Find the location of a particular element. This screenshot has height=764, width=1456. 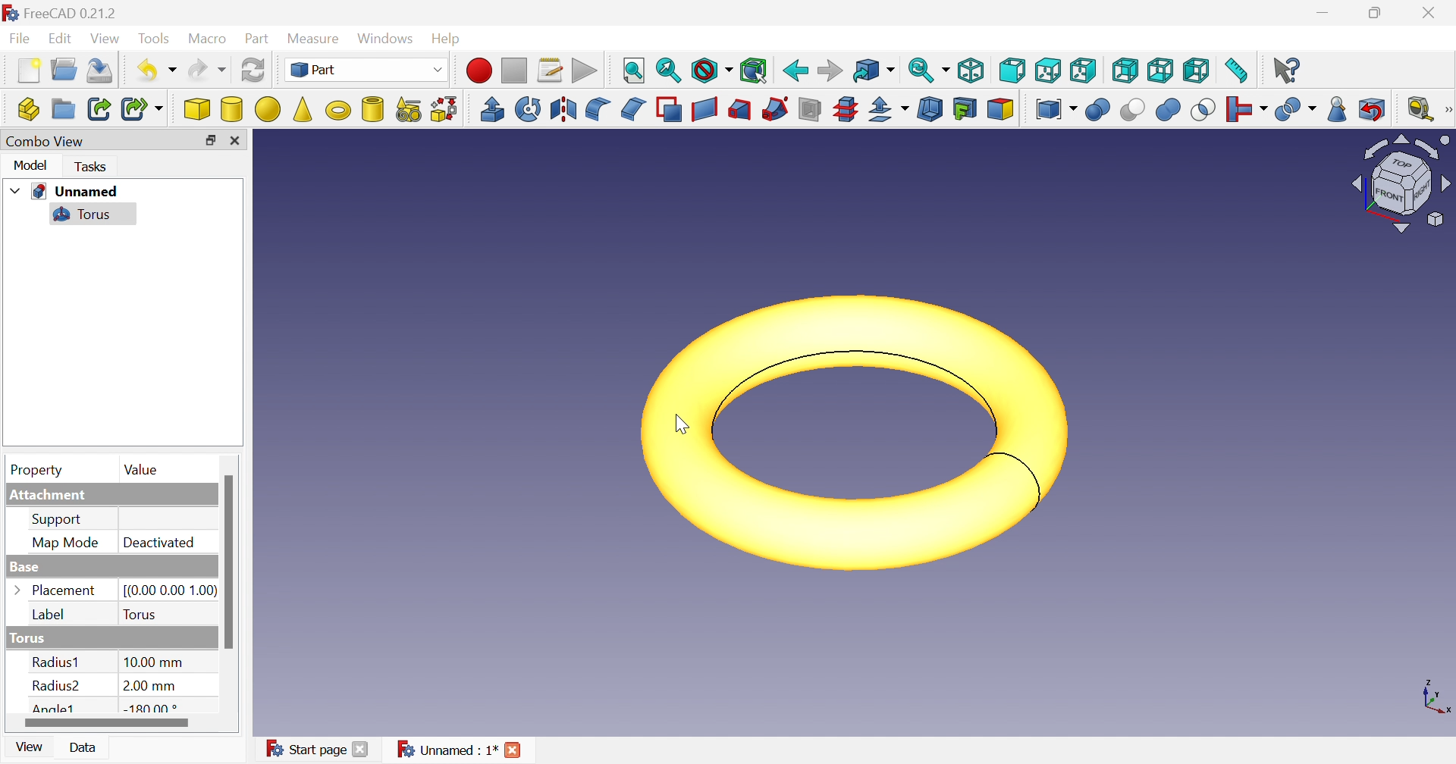

Color per face is located at coordinates (1002, 108).